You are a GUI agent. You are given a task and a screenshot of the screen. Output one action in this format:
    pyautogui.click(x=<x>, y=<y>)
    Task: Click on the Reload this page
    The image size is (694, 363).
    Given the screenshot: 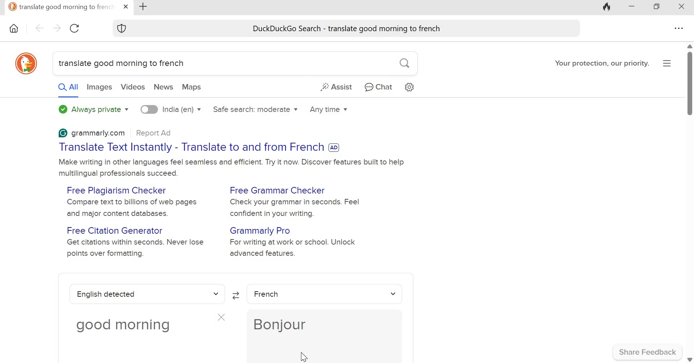 What is the action you would take?
    pyautogui.click(x=74, y=29)
    